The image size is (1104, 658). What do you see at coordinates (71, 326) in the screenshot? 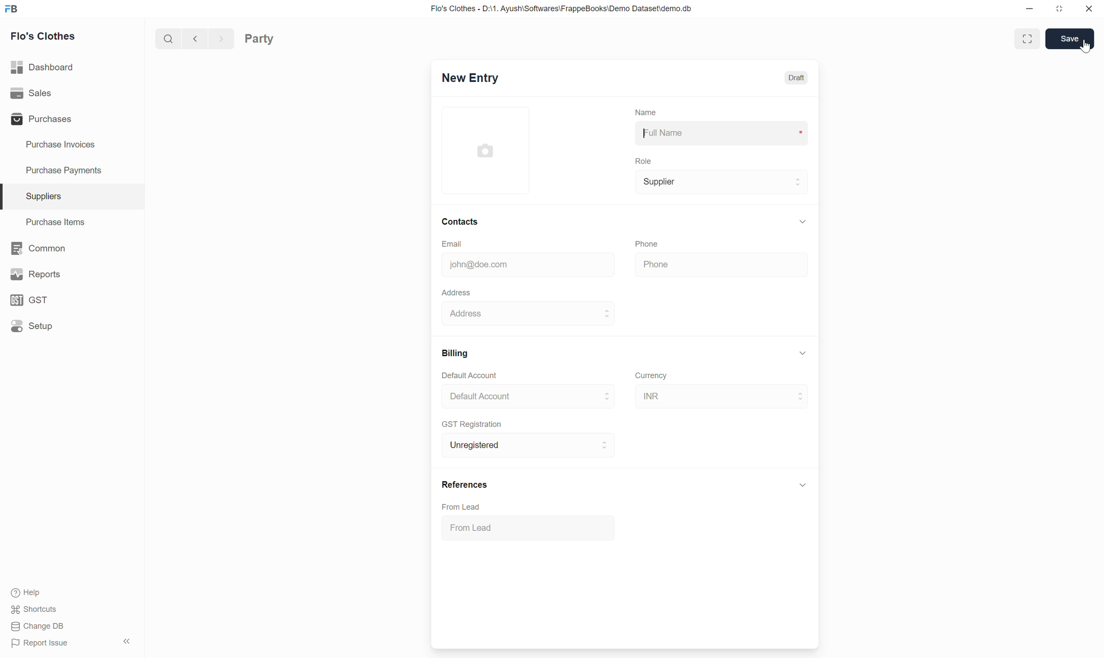
I see `Setup` at bounding box center [71, 326].